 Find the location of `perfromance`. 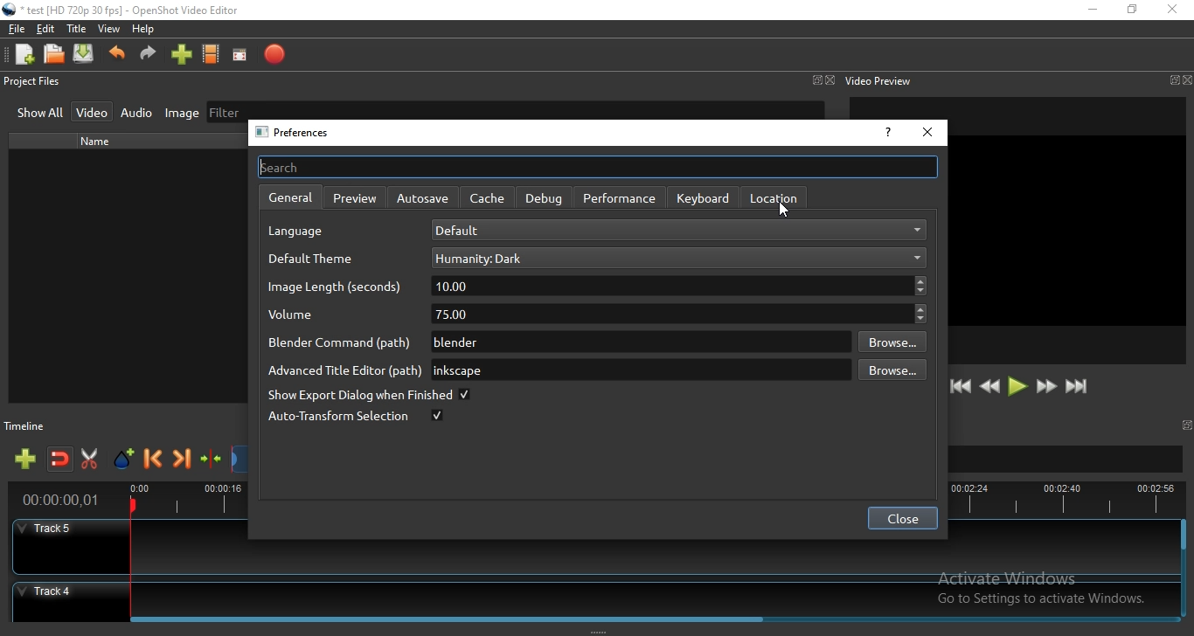

perfromance is located at coordinates (620, 198).